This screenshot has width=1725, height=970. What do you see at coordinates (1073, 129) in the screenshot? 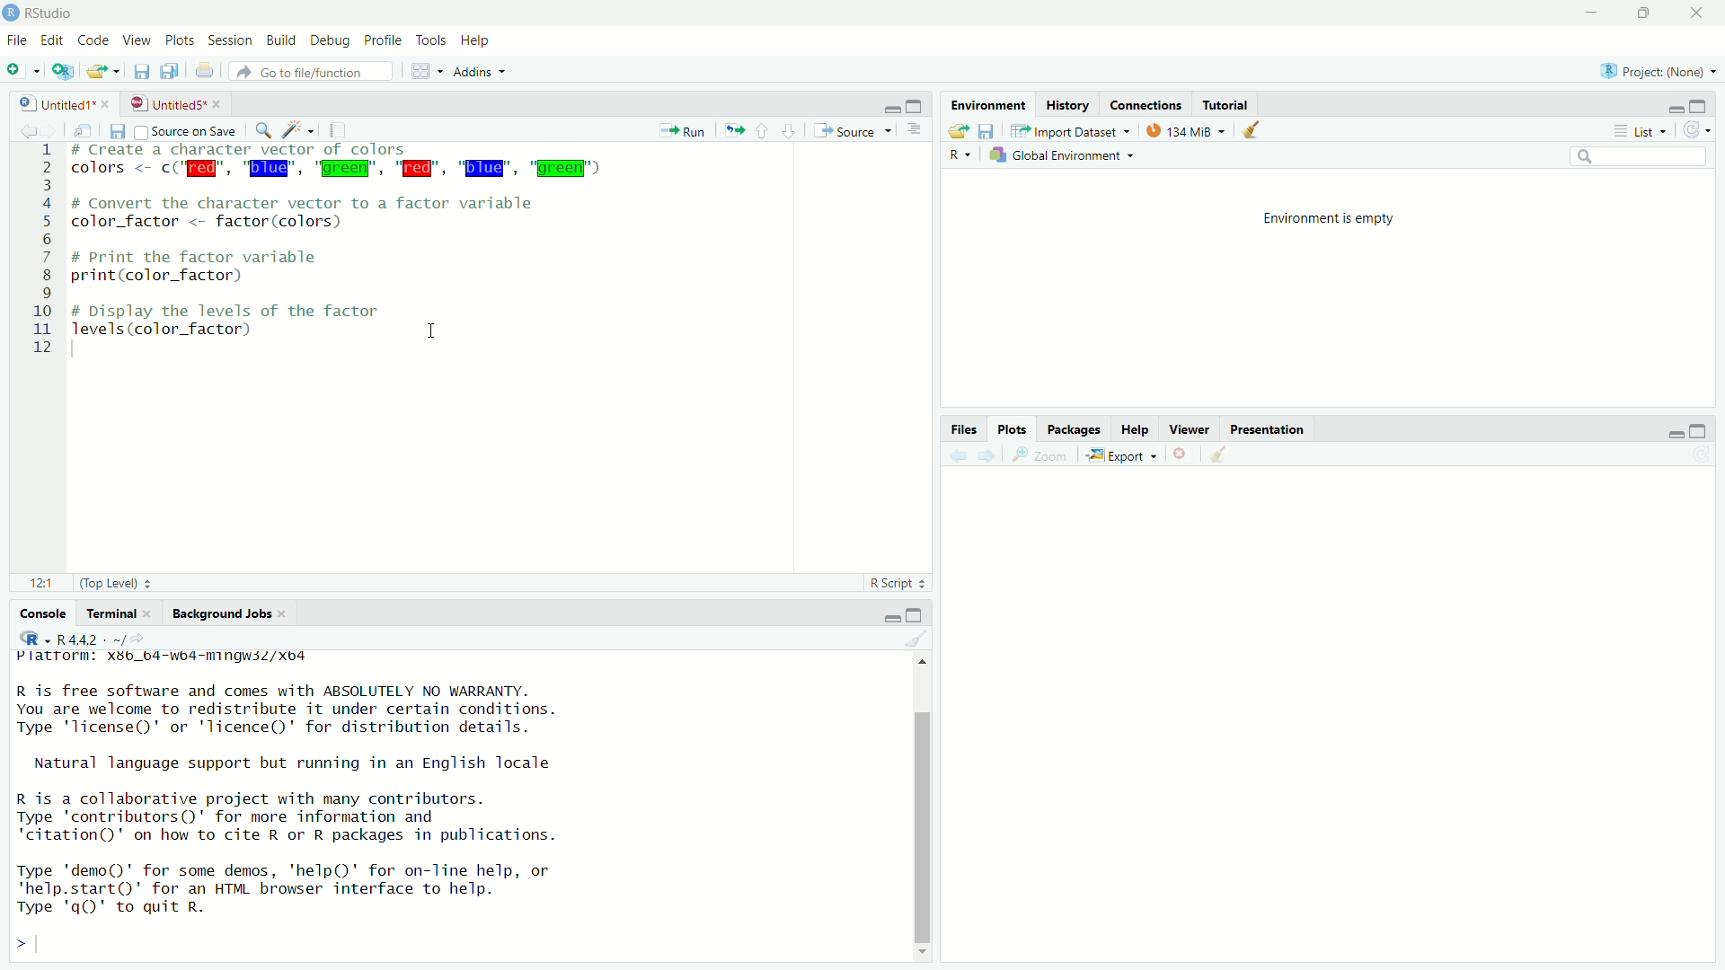
I see `import dataset` at bounding box center [1073, 129].